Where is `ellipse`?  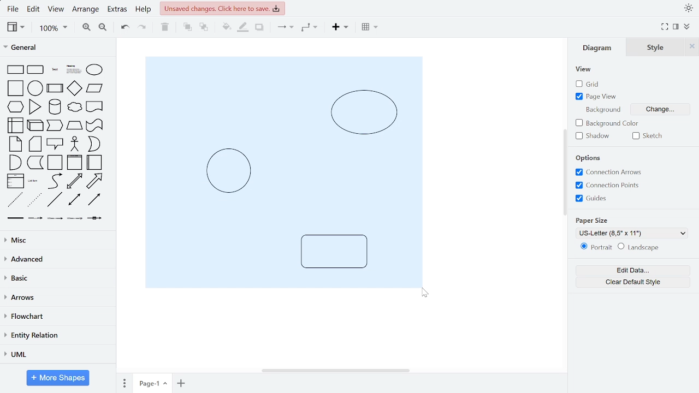 ellipse is located at coordinates (94, 70).